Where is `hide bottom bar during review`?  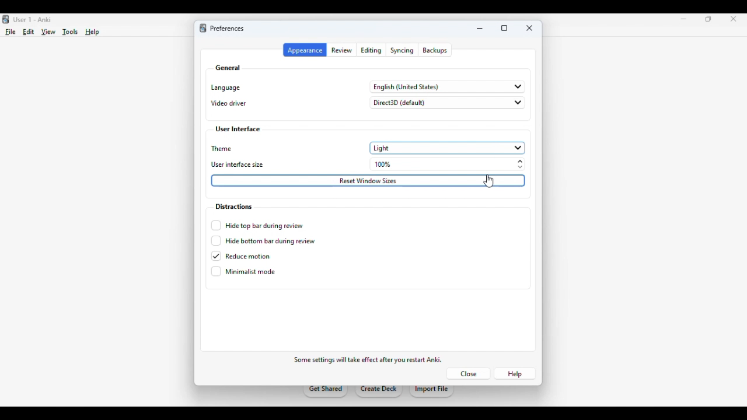
hide bottom bar during review is located at coordinates (263, 241).